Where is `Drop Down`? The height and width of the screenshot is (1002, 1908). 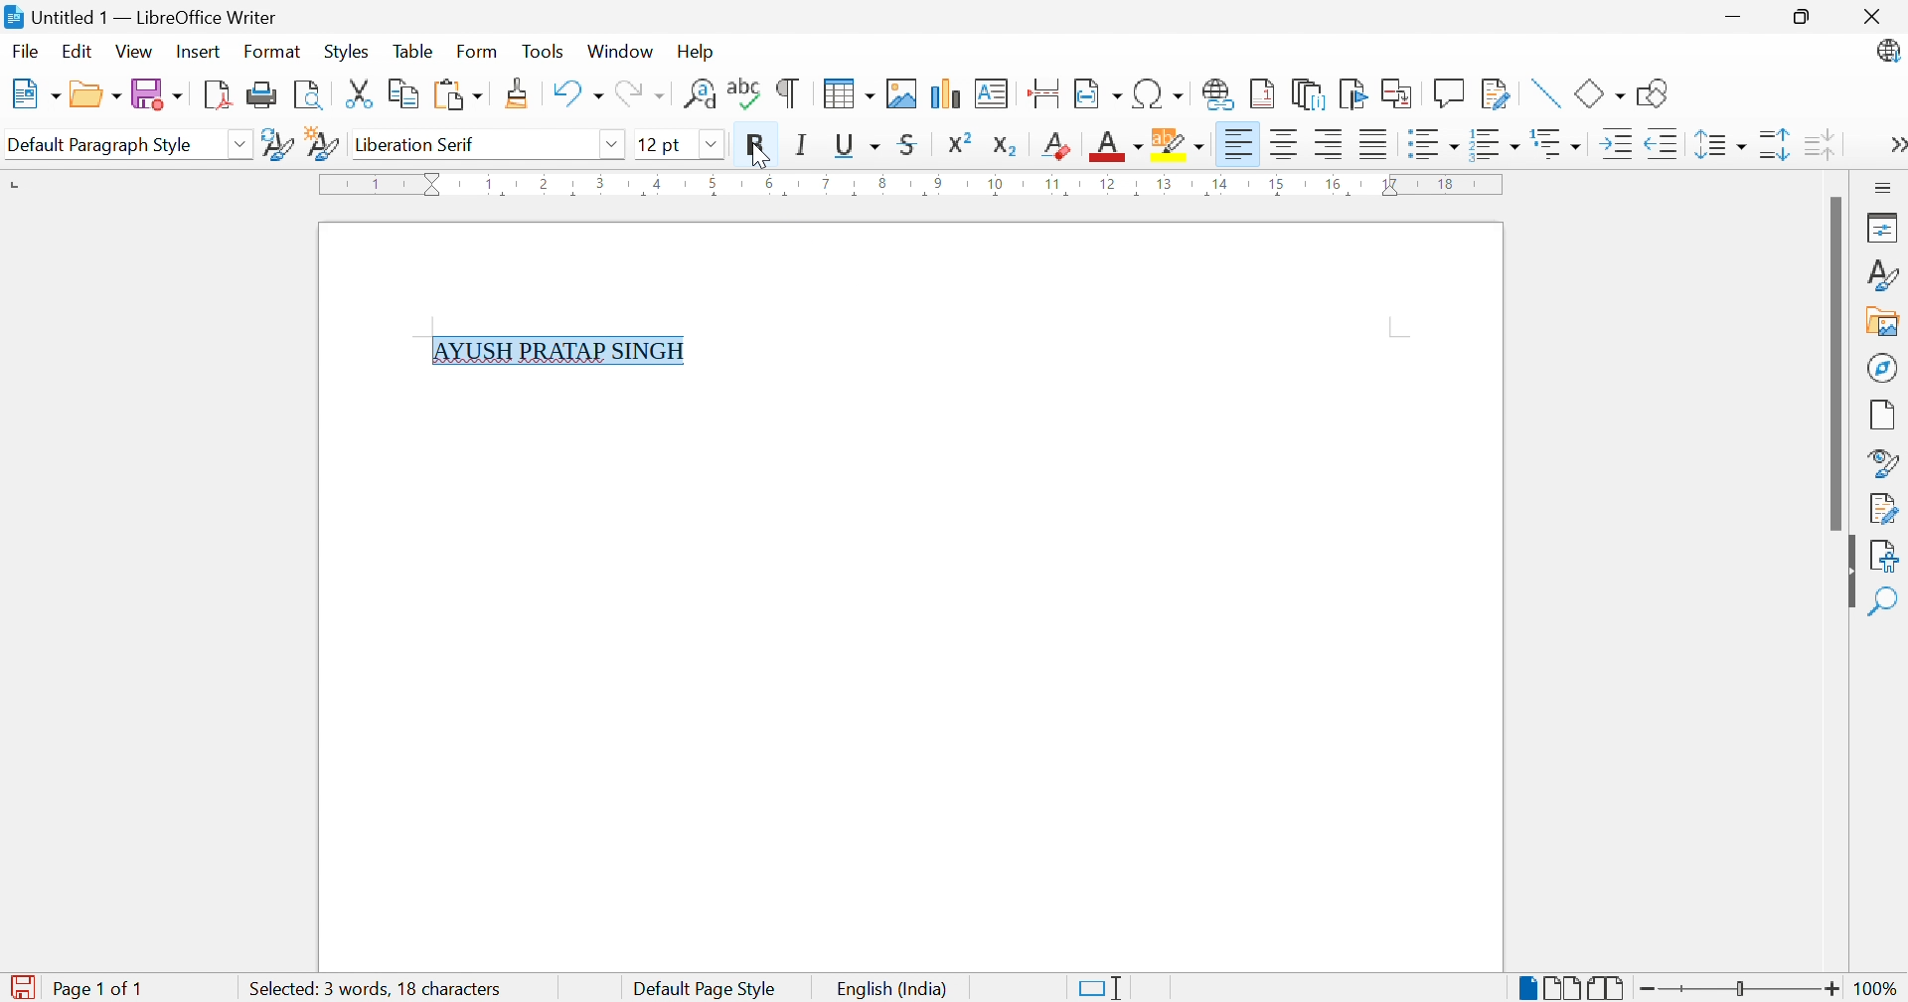 Drop Down is located at coordinates (242, 146).